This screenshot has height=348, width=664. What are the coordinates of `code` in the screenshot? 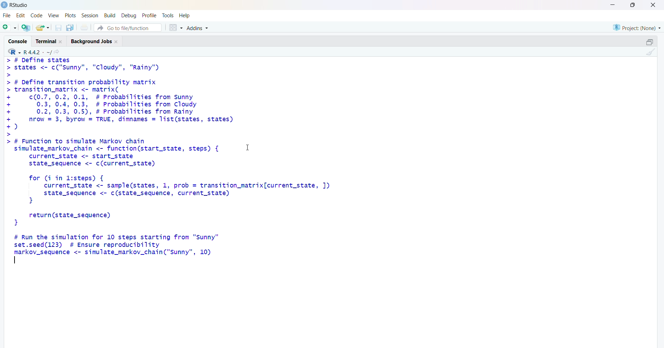 It's located at (38, 14).